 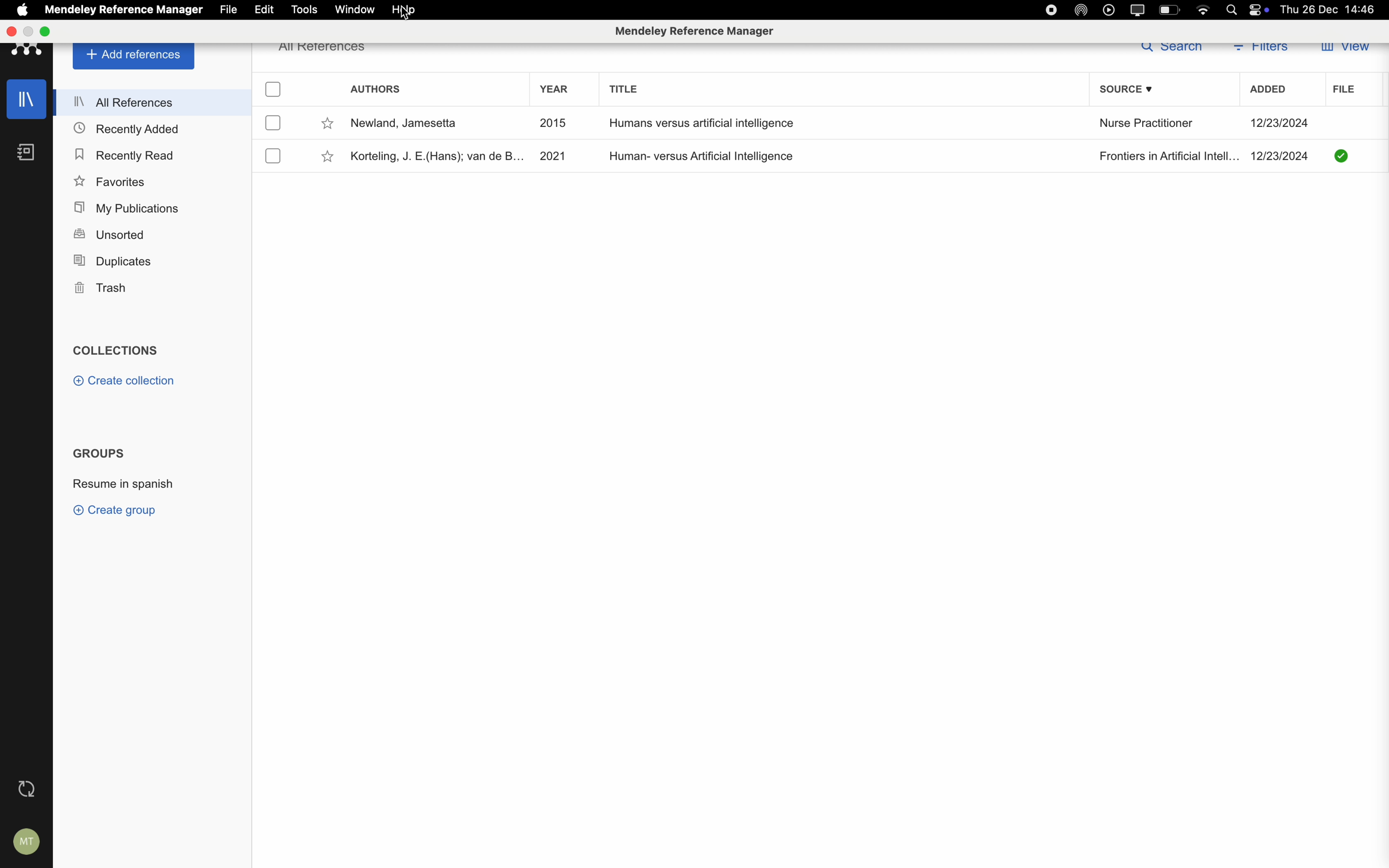 What do you see at coordinates (1081, 9) in the screenshot?
I see `airdrop` at bounding box center [1081, 9].